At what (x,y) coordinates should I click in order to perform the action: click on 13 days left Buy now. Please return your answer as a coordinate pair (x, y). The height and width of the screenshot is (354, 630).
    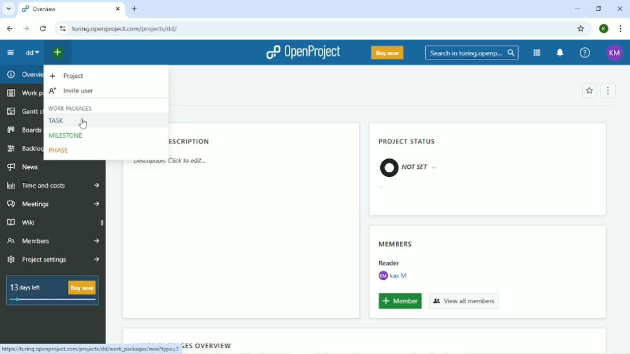
    Looking at the image, I should click on (53, 290).